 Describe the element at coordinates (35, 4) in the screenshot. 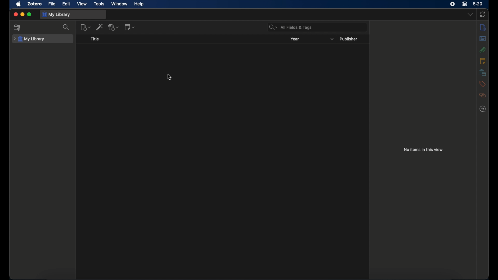

I see `zotero` at that location.